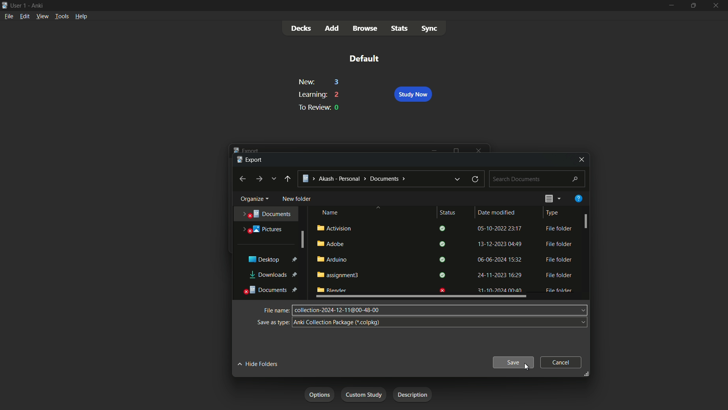  I want to click on documents, so click(271, 290).